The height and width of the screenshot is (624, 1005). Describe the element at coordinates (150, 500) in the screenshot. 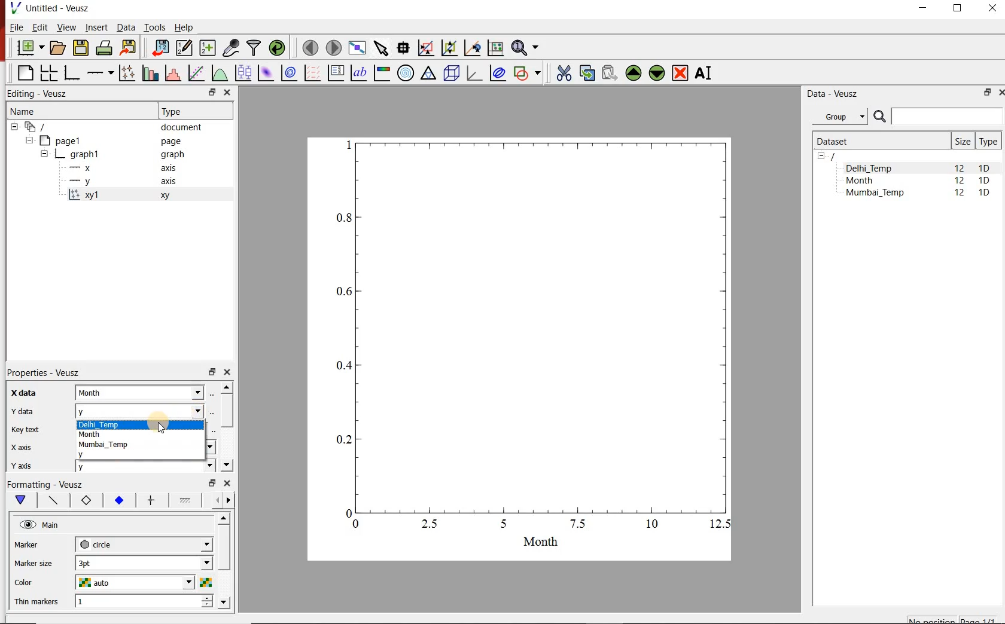

I see `major ticks` at that location.